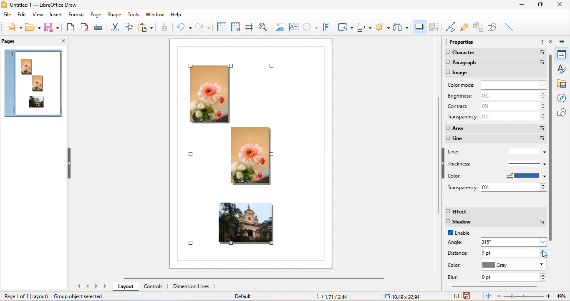 Image resolution: width=570 pixels, height=301 pixels. I want to click on group object selected, so click(83, 296).